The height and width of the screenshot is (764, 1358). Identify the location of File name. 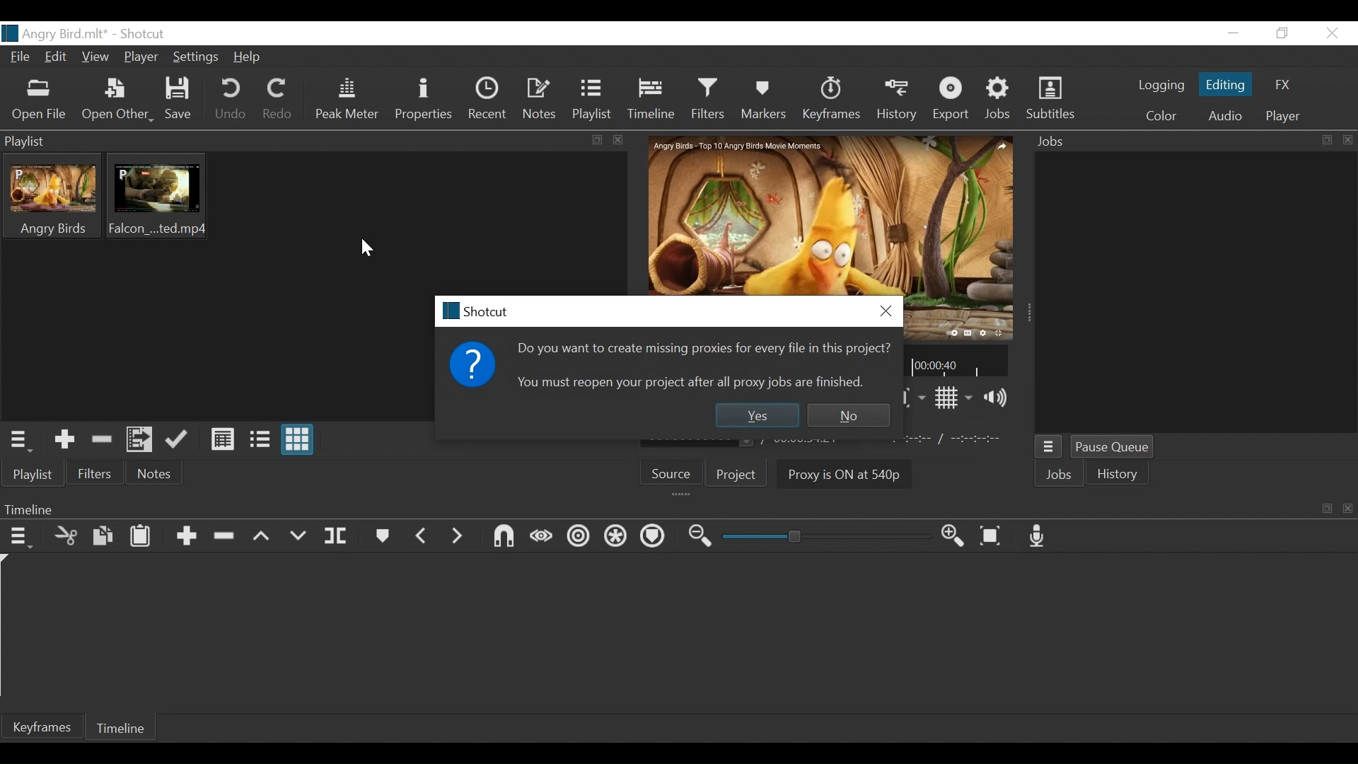
(58, 33).